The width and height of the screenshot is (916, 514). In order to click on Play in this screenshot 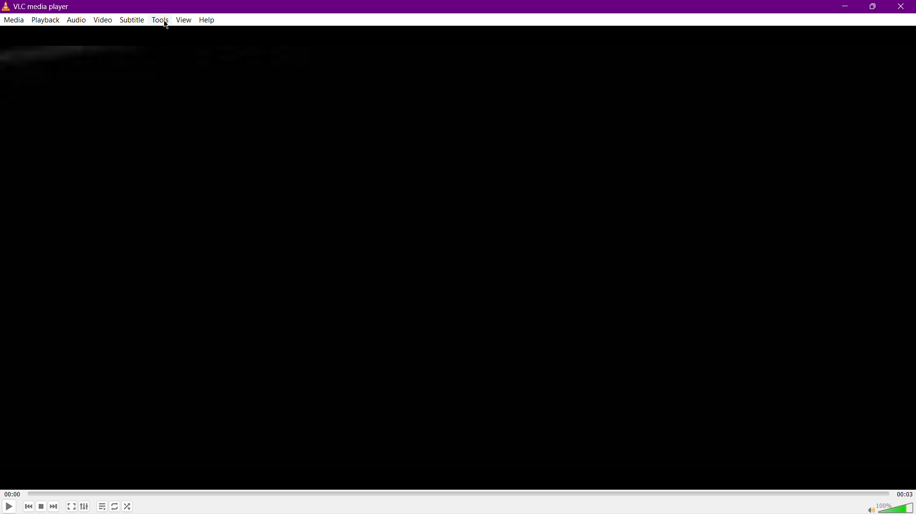, I will do `click(10, 506)`.